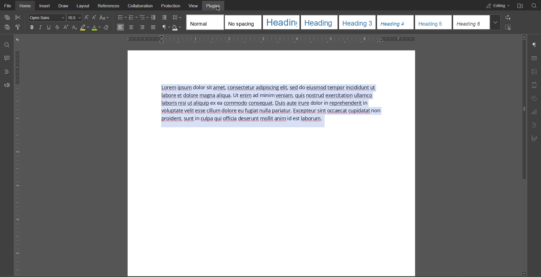  Describe the element at coordinates (110, 5) in the screenshot. I see `References` at that location.